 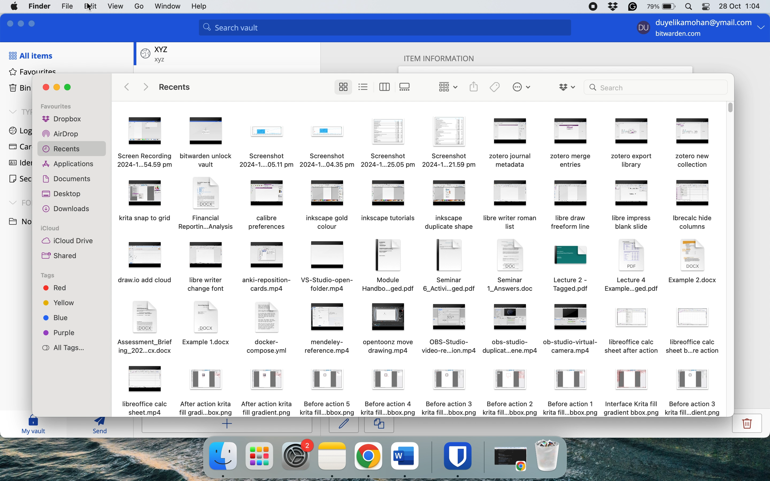 I want to click on shared, so click(x=61, y=256).